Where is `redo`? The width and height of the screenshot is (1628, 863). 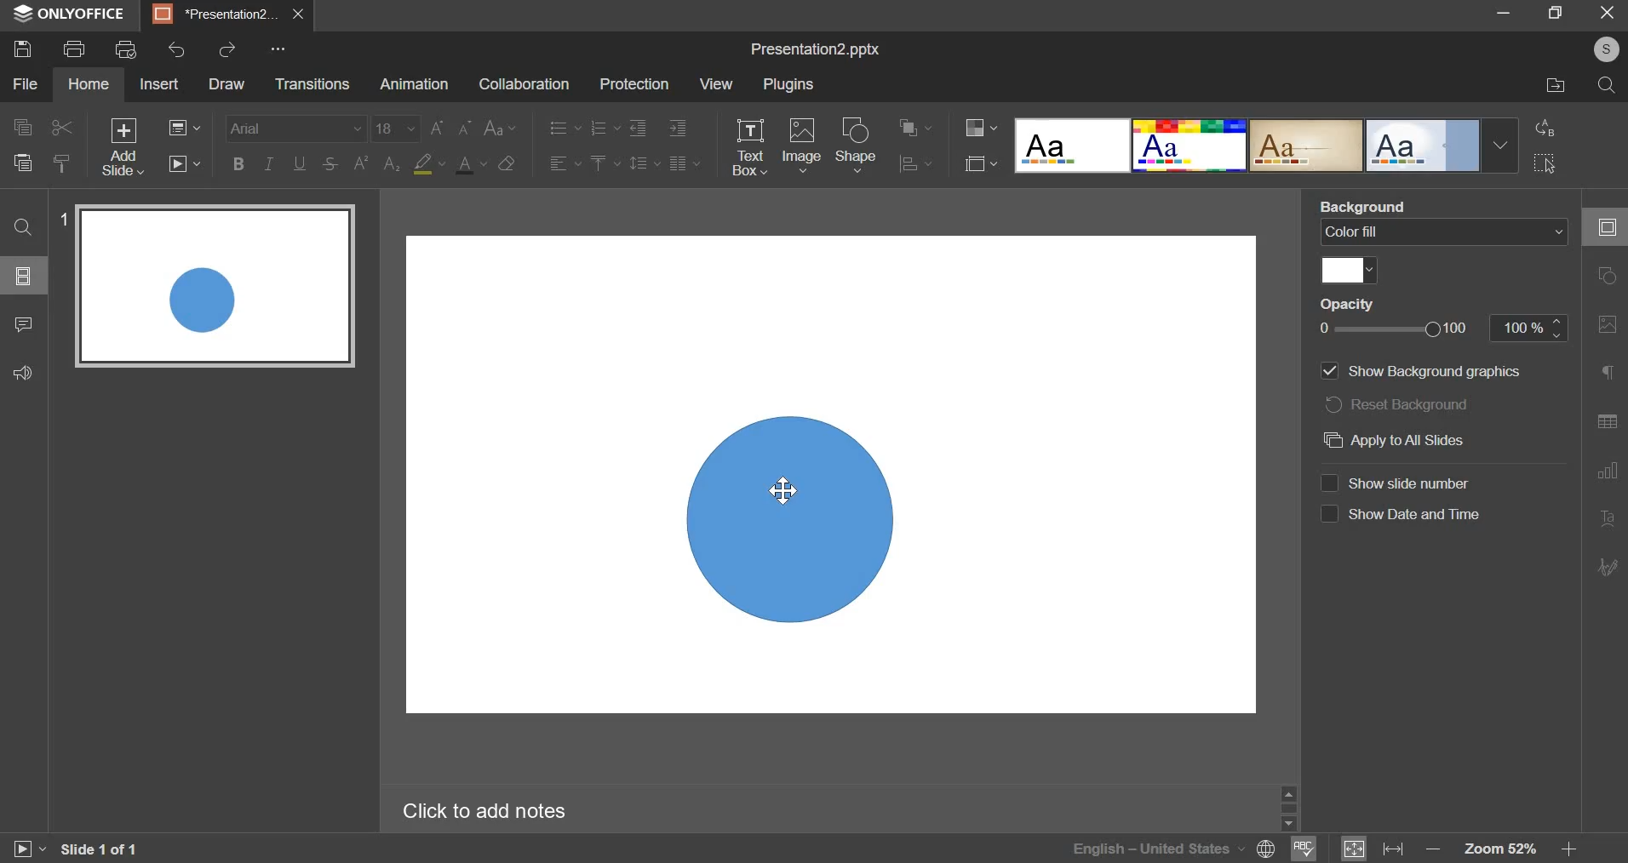
redo is located at coordinates (229, 50).